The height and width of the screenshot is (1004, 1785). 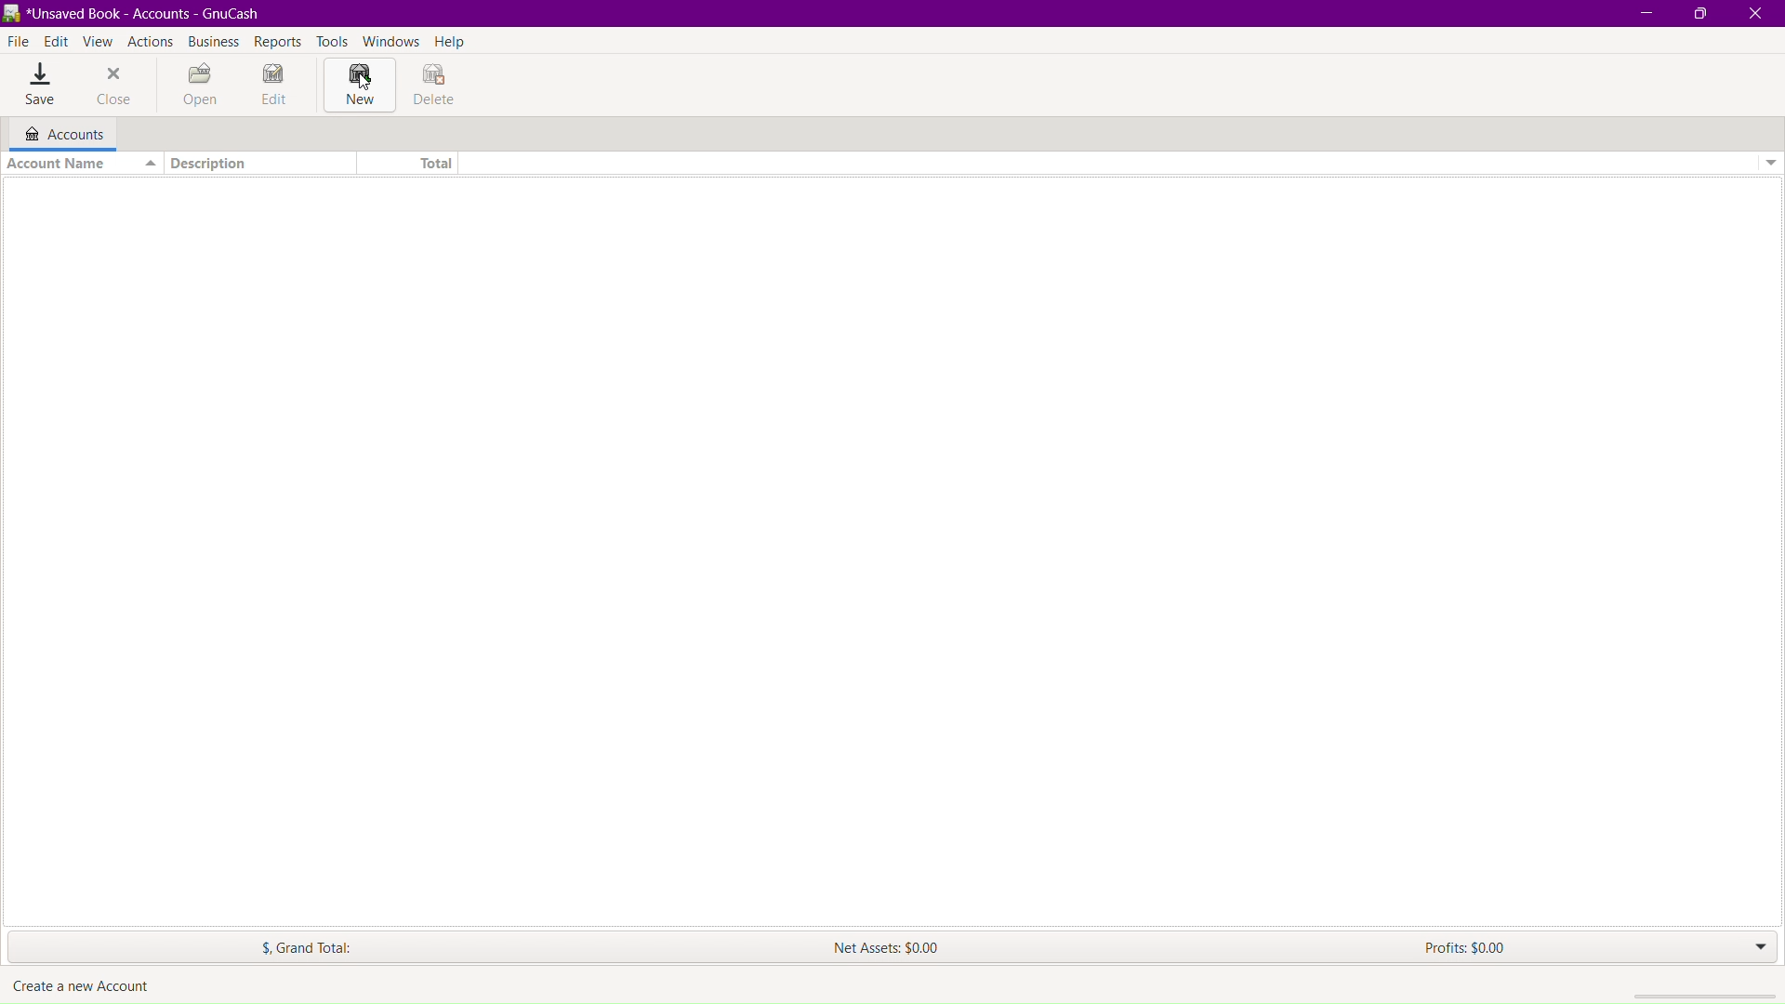 What do you see at coordinates (284, 948) in the screenshot?
I see `$. Grand Total` at bounding box center [284, 948].